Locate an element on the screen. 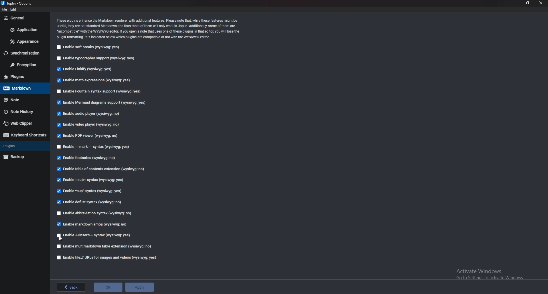 The image size is (548, 294). enable multimarkdown table extension is located at coordinates (105, 247).